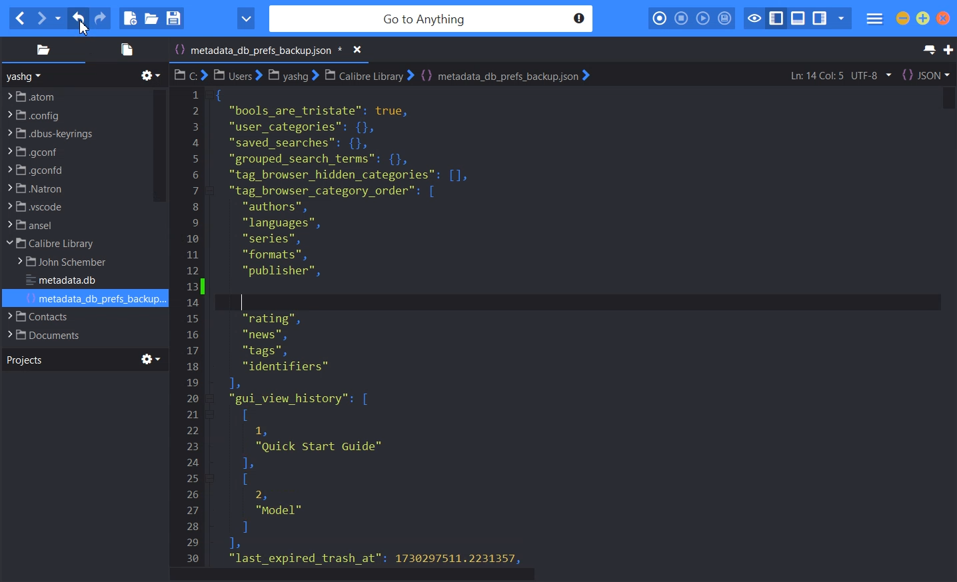 This screenshot has height=582, width=957. What do you see at coordinates (433, 19) in the screenshot?
I see `Go to Anytime` at bounding box center [433, 19].